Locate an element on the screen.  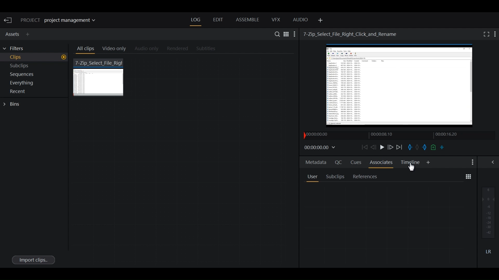
Mark out is located at coordinates (424, 148).